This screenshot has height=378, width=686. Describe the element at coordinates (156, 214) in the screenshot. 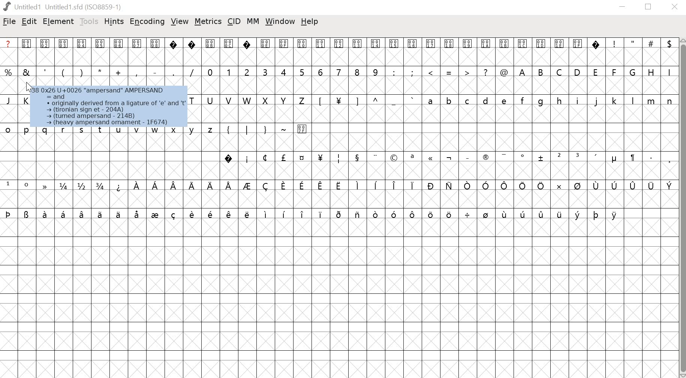

I see `symbol` at that location.